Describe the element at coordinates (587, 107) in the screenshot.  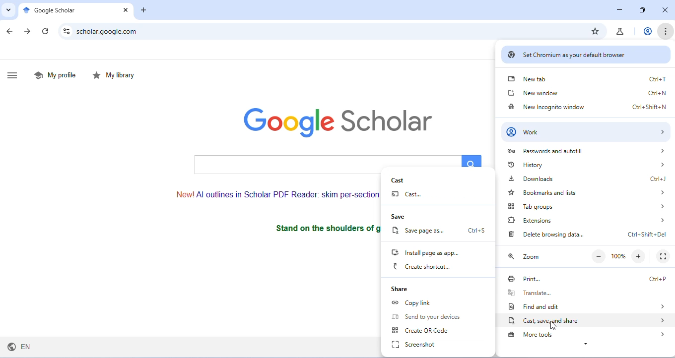
I see `new incognito window` at that location.